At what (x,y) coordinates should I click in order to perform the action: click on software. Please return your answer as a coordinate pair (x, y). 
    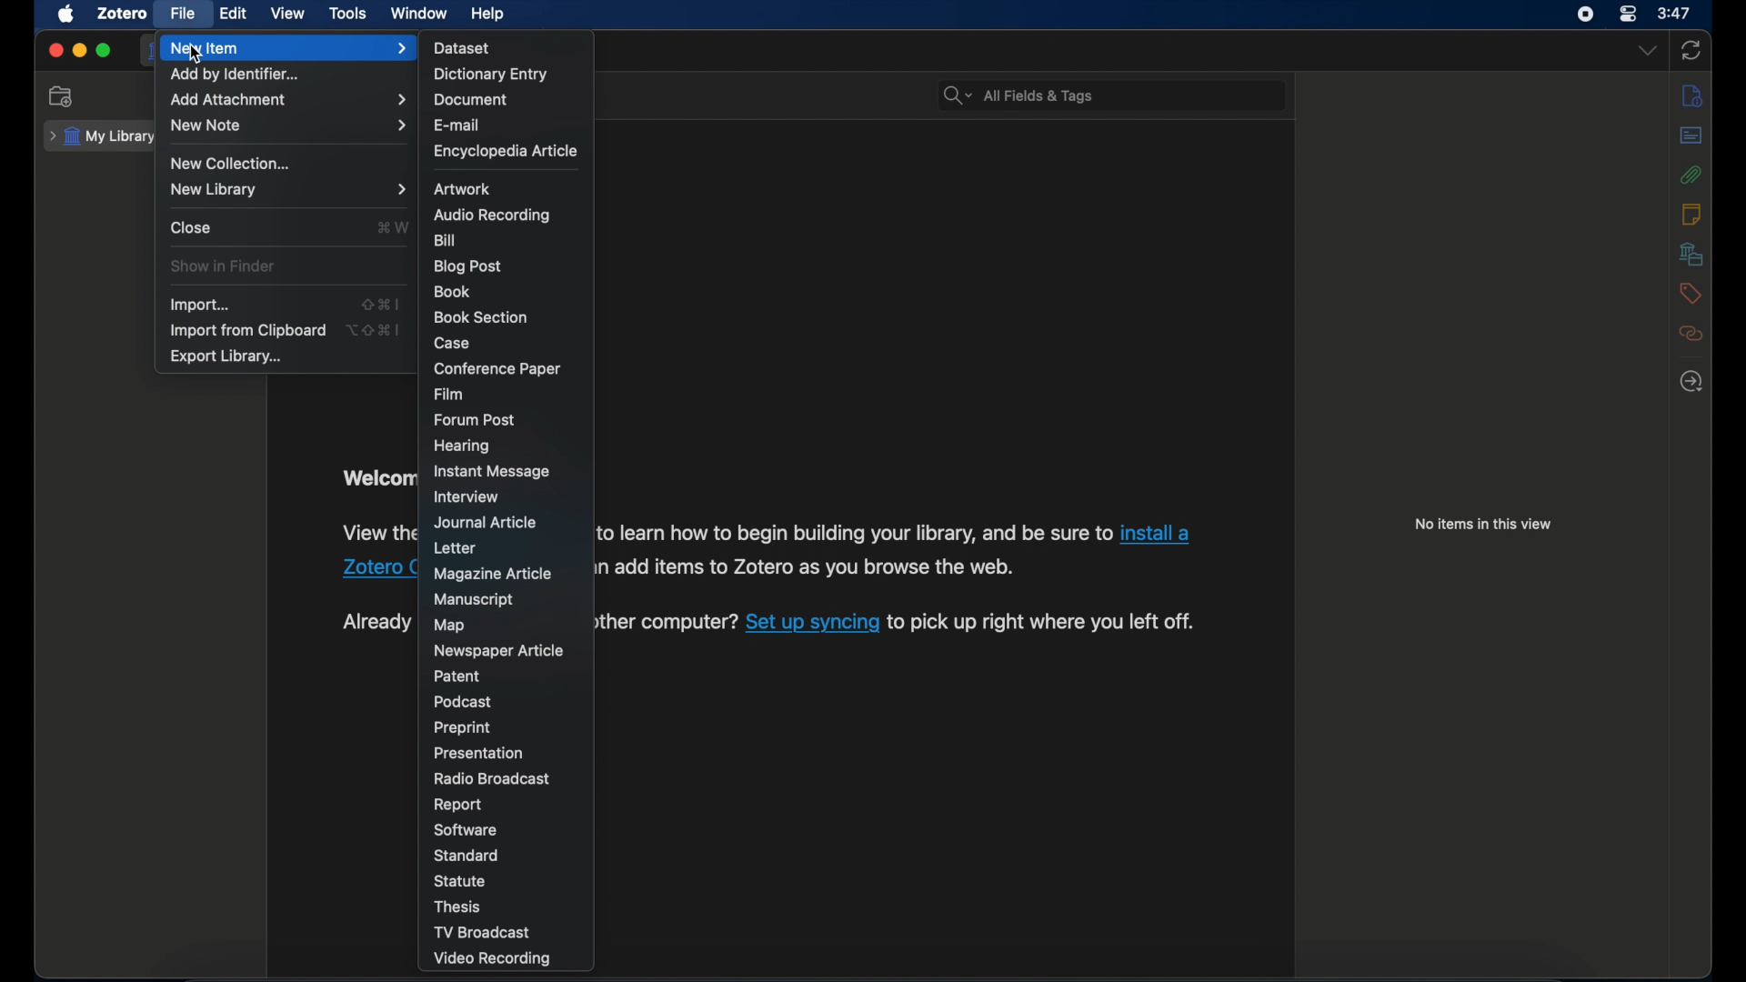
    Looking at the image, I should click on (466, 829).